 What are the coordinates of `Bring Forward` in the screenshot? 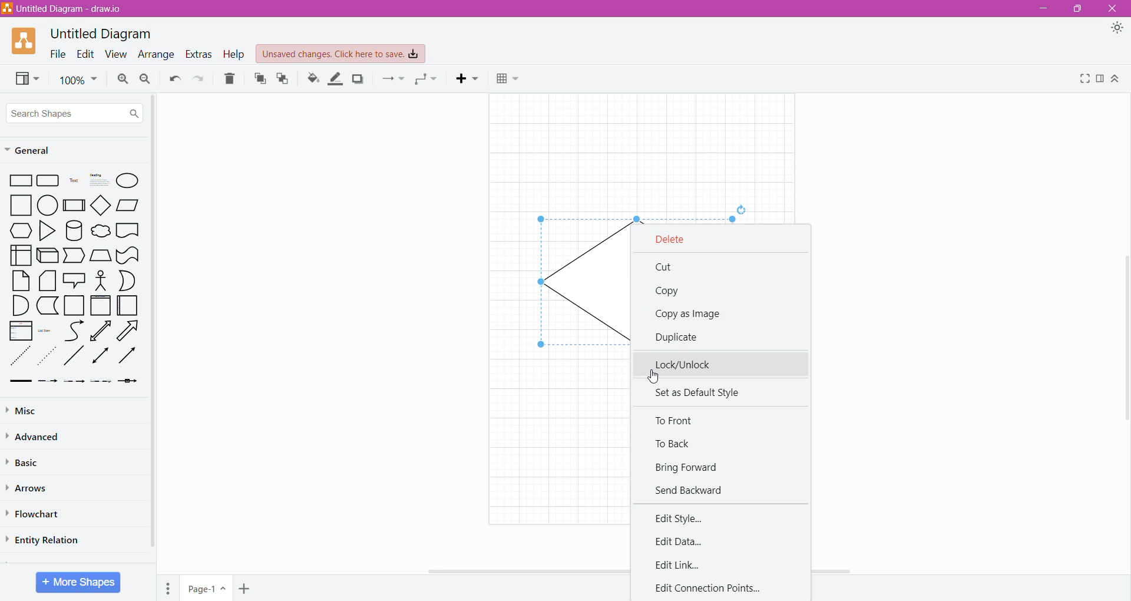 It's located at (690, 468).